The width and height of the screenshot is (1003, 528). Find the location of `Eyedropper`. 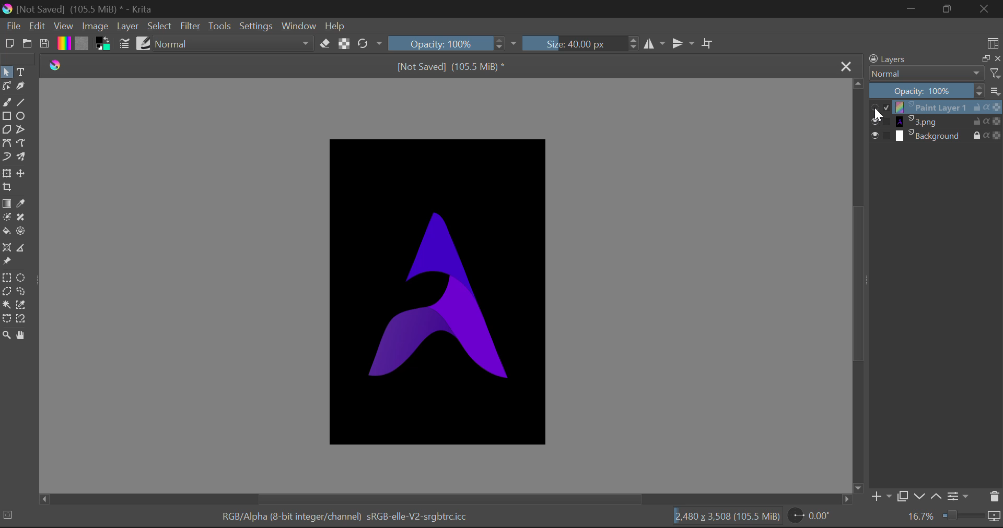

Eyedropper is located at coordinates (23, 203).